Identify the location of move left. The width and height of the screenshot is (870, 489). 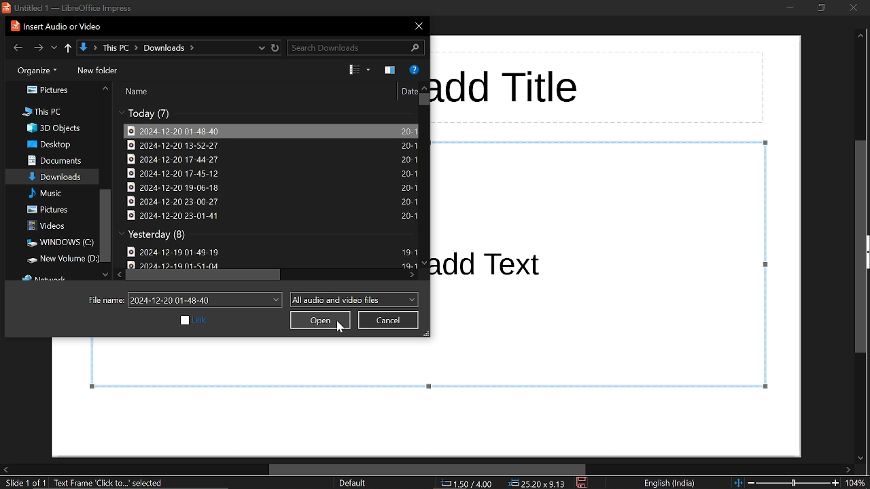
(5, 470).